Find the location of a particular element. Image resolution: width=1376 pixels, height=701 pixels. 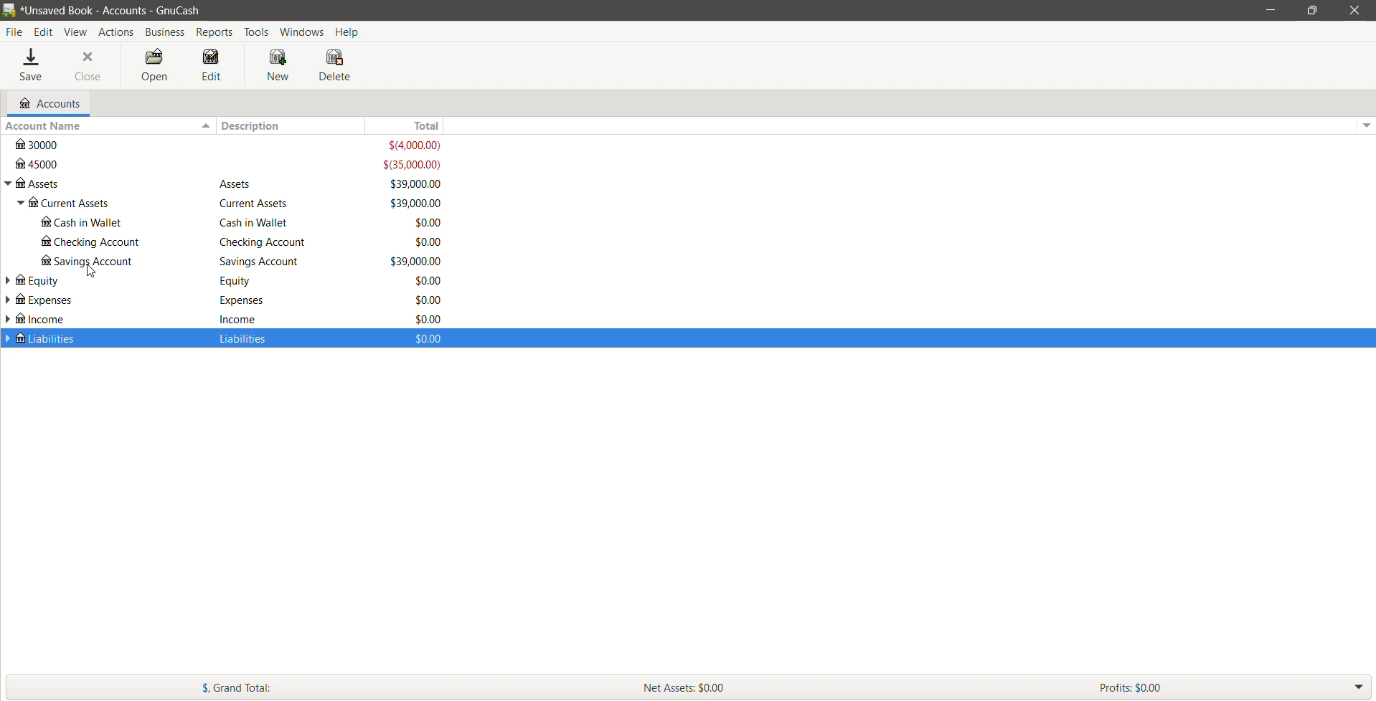

$0.00 is located at coordinates (418, 203).